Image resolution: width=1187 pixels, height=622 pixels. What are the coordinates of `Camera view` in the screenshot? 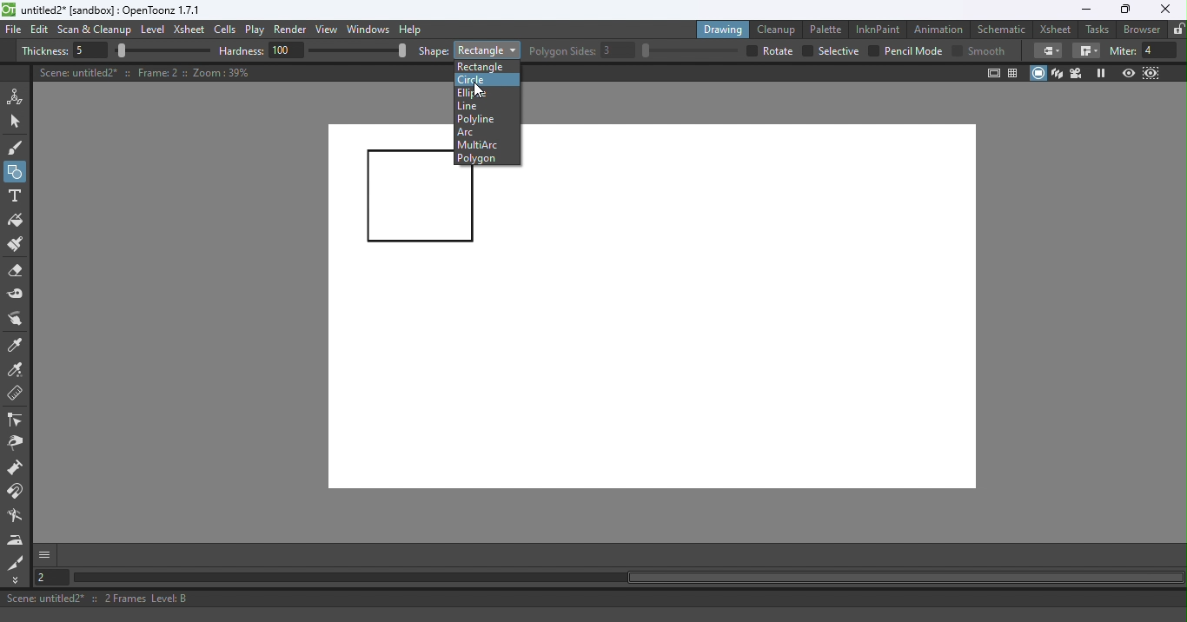 It's located at (1078, 72).